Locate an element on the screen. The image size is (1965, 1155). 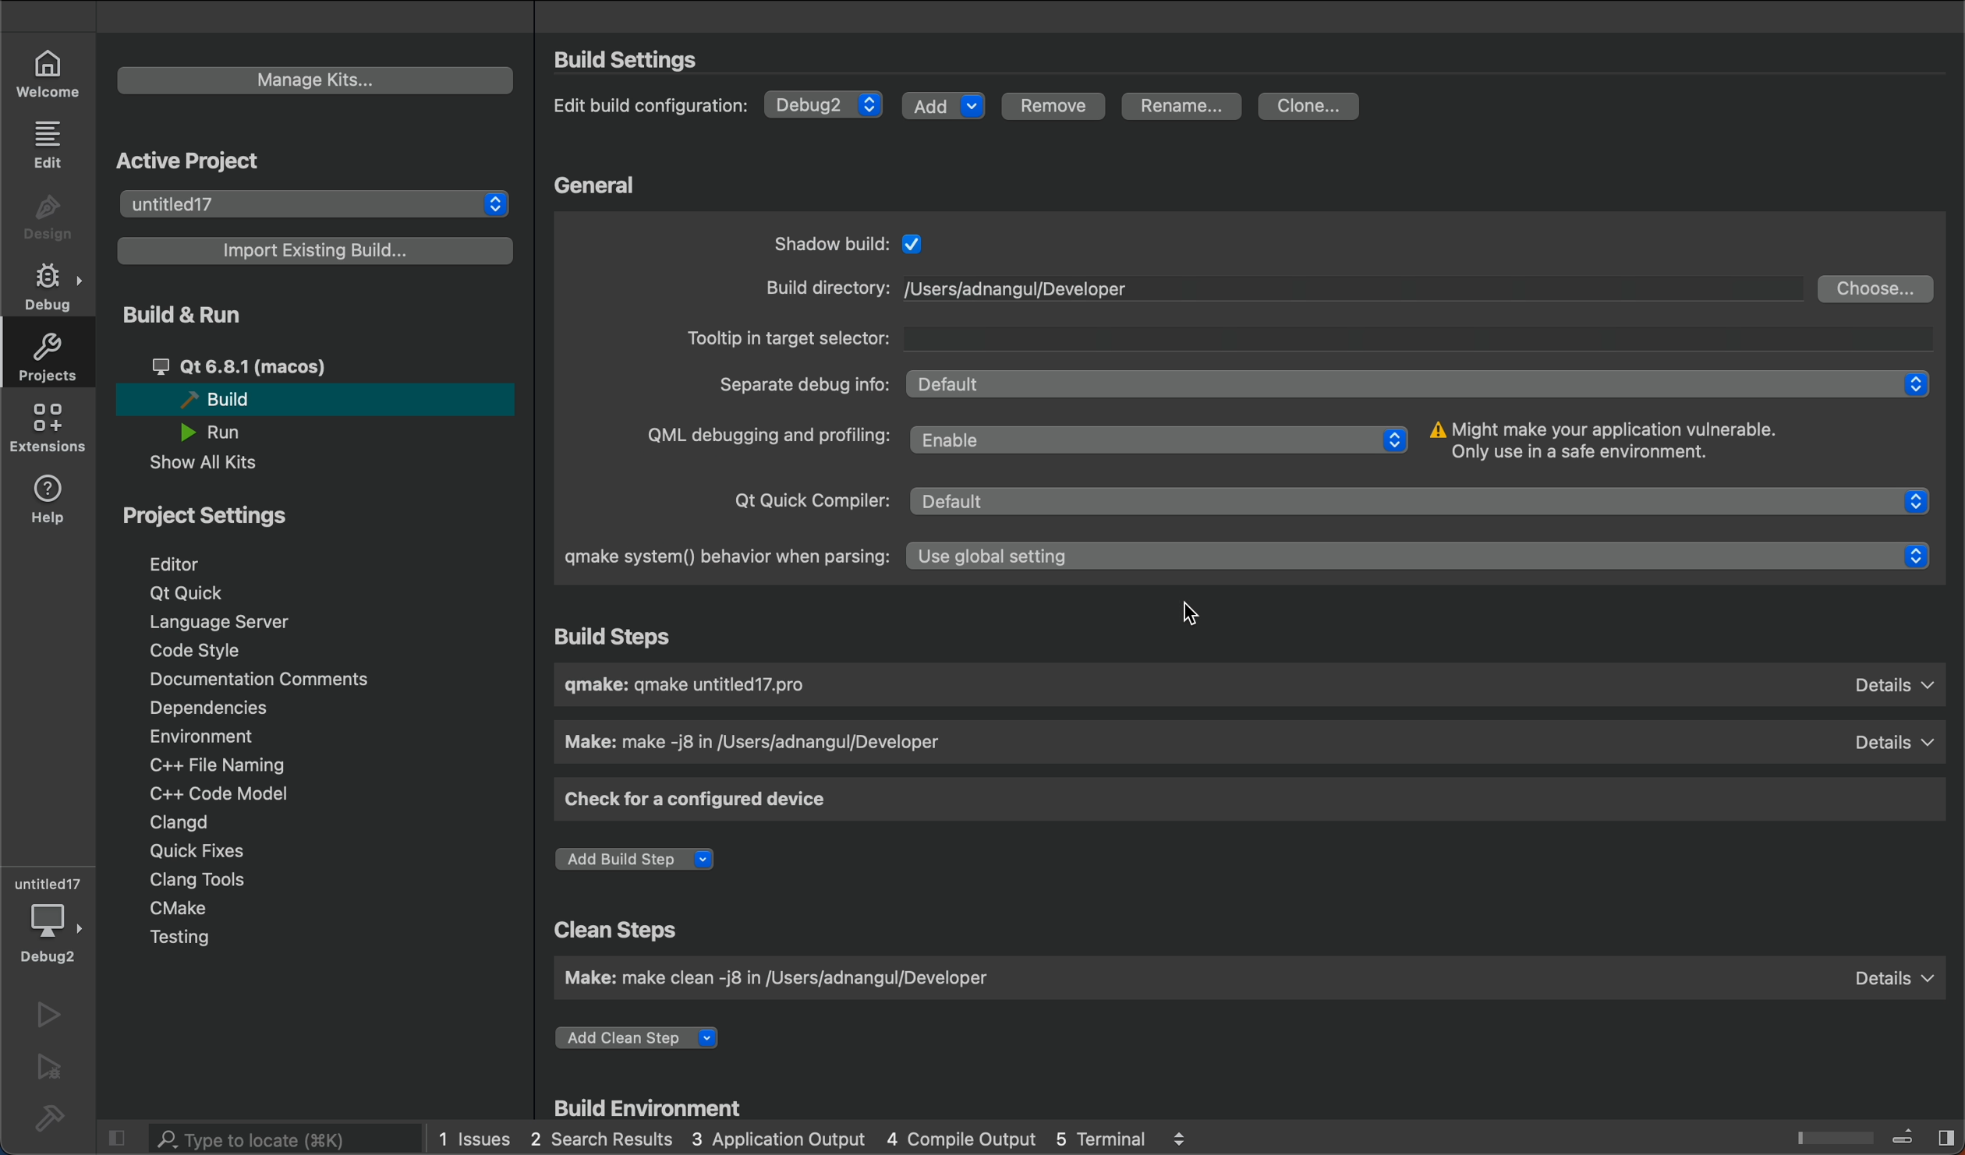
sepertae debug is located at coordinates (805, 388).